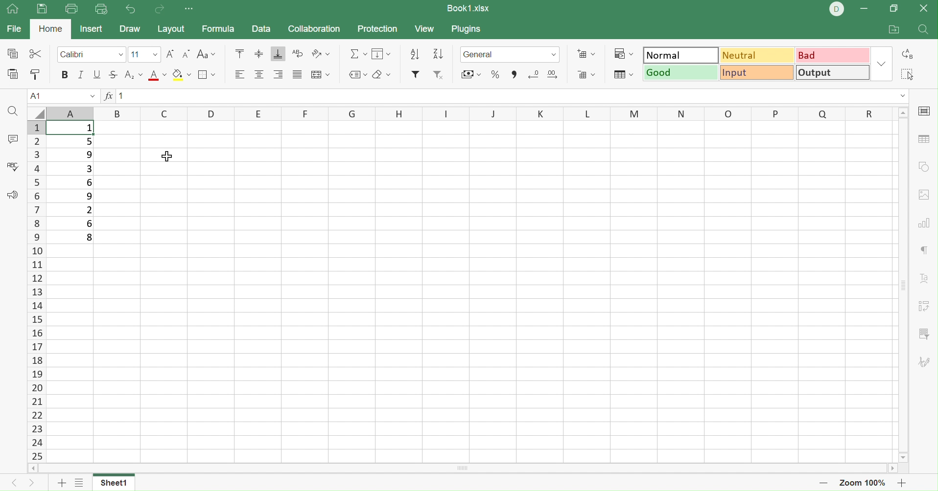  Describe the element at coordinates (239, 53) in the screenshot. I see `Align top` at that location.